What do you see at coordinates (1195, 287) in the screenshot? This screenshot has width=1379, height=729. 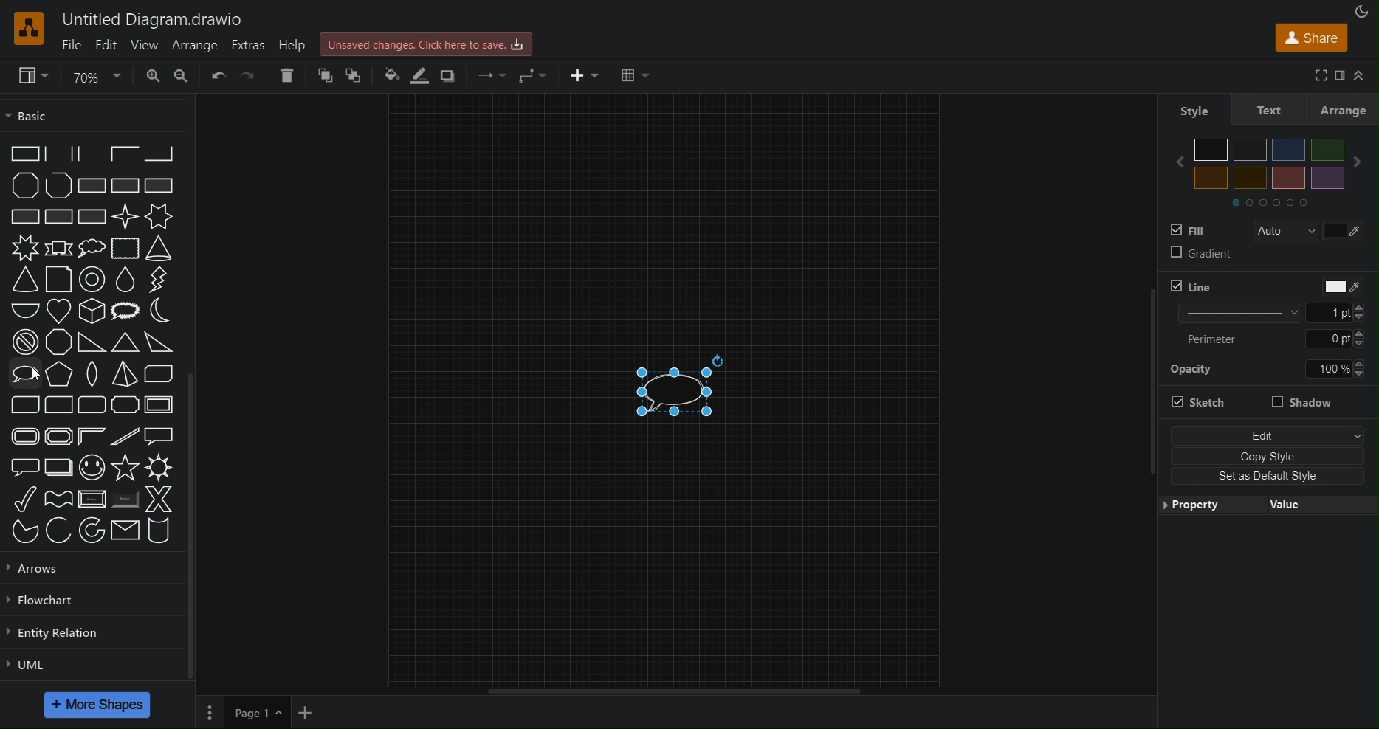 I see `Line` at bounding box center [1195, 287].